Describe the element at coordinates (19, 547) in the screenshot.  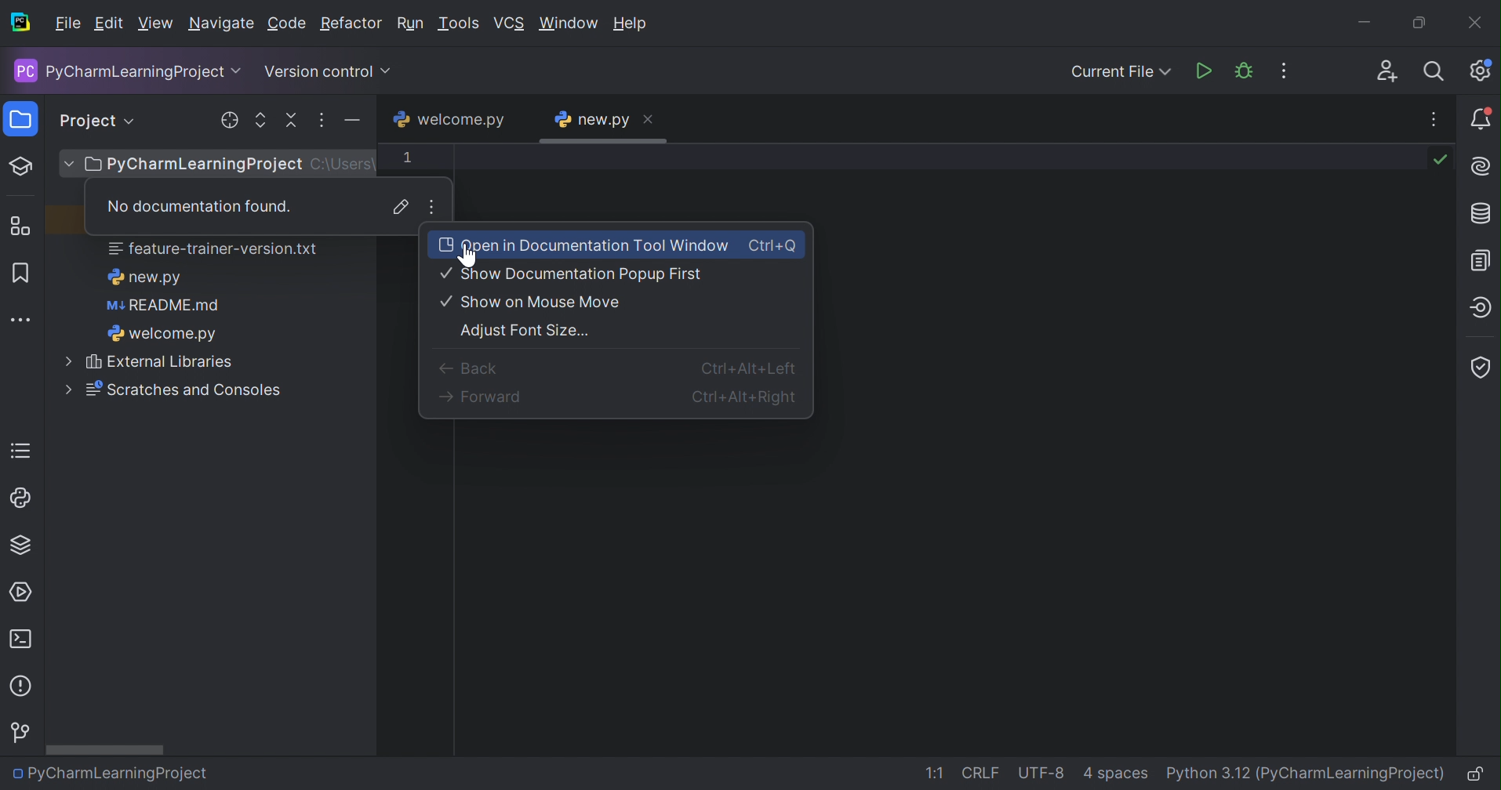
I see `Python Packages` at that location.